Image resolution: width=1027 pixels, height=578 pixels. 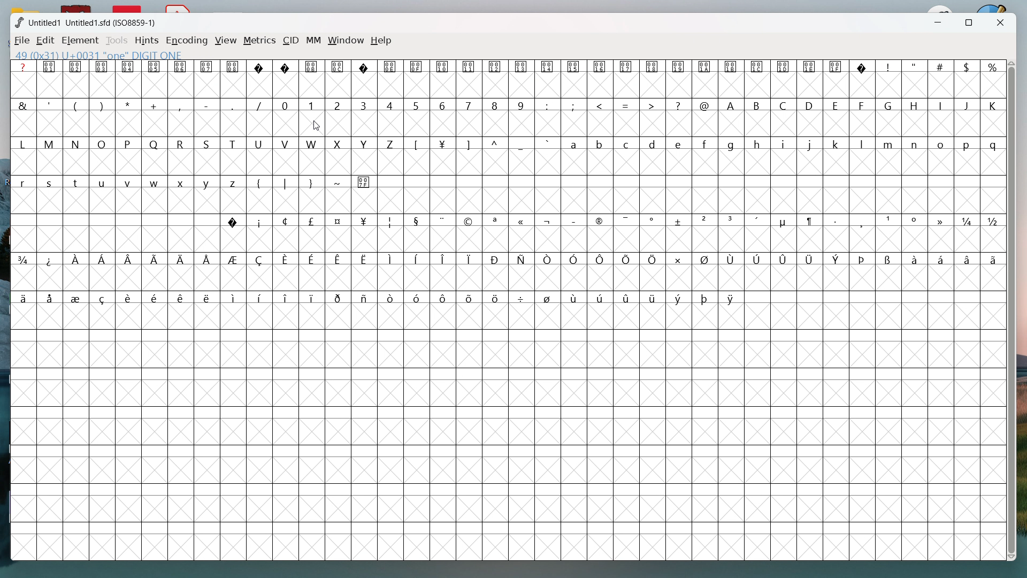 I want to click on symbol, so click(x=313, y=222).